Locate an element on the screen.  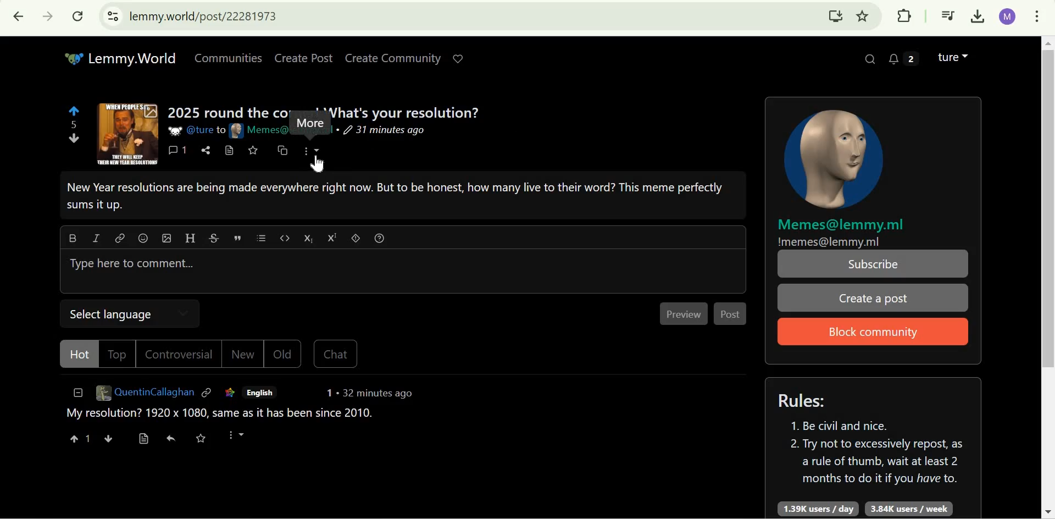
Extensions is located at coordinates (904, 15).